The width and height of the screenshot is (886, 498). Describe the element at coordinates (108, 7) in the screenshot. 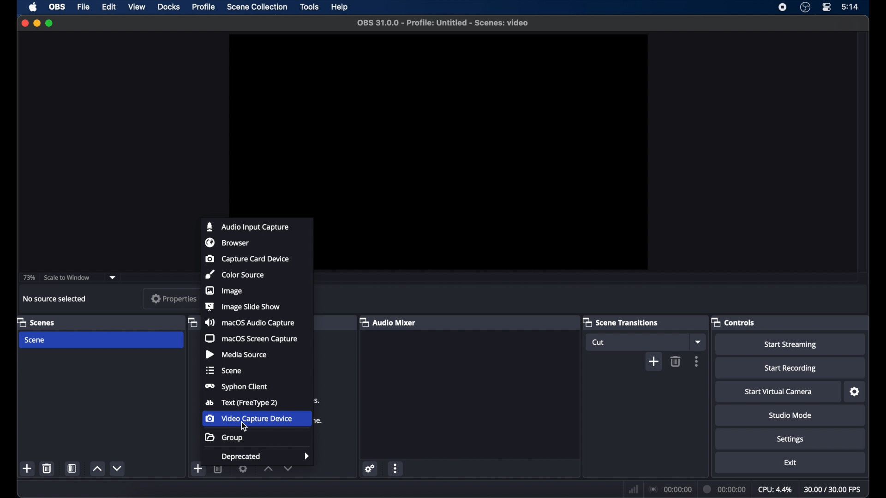

I see `edit` at that location.